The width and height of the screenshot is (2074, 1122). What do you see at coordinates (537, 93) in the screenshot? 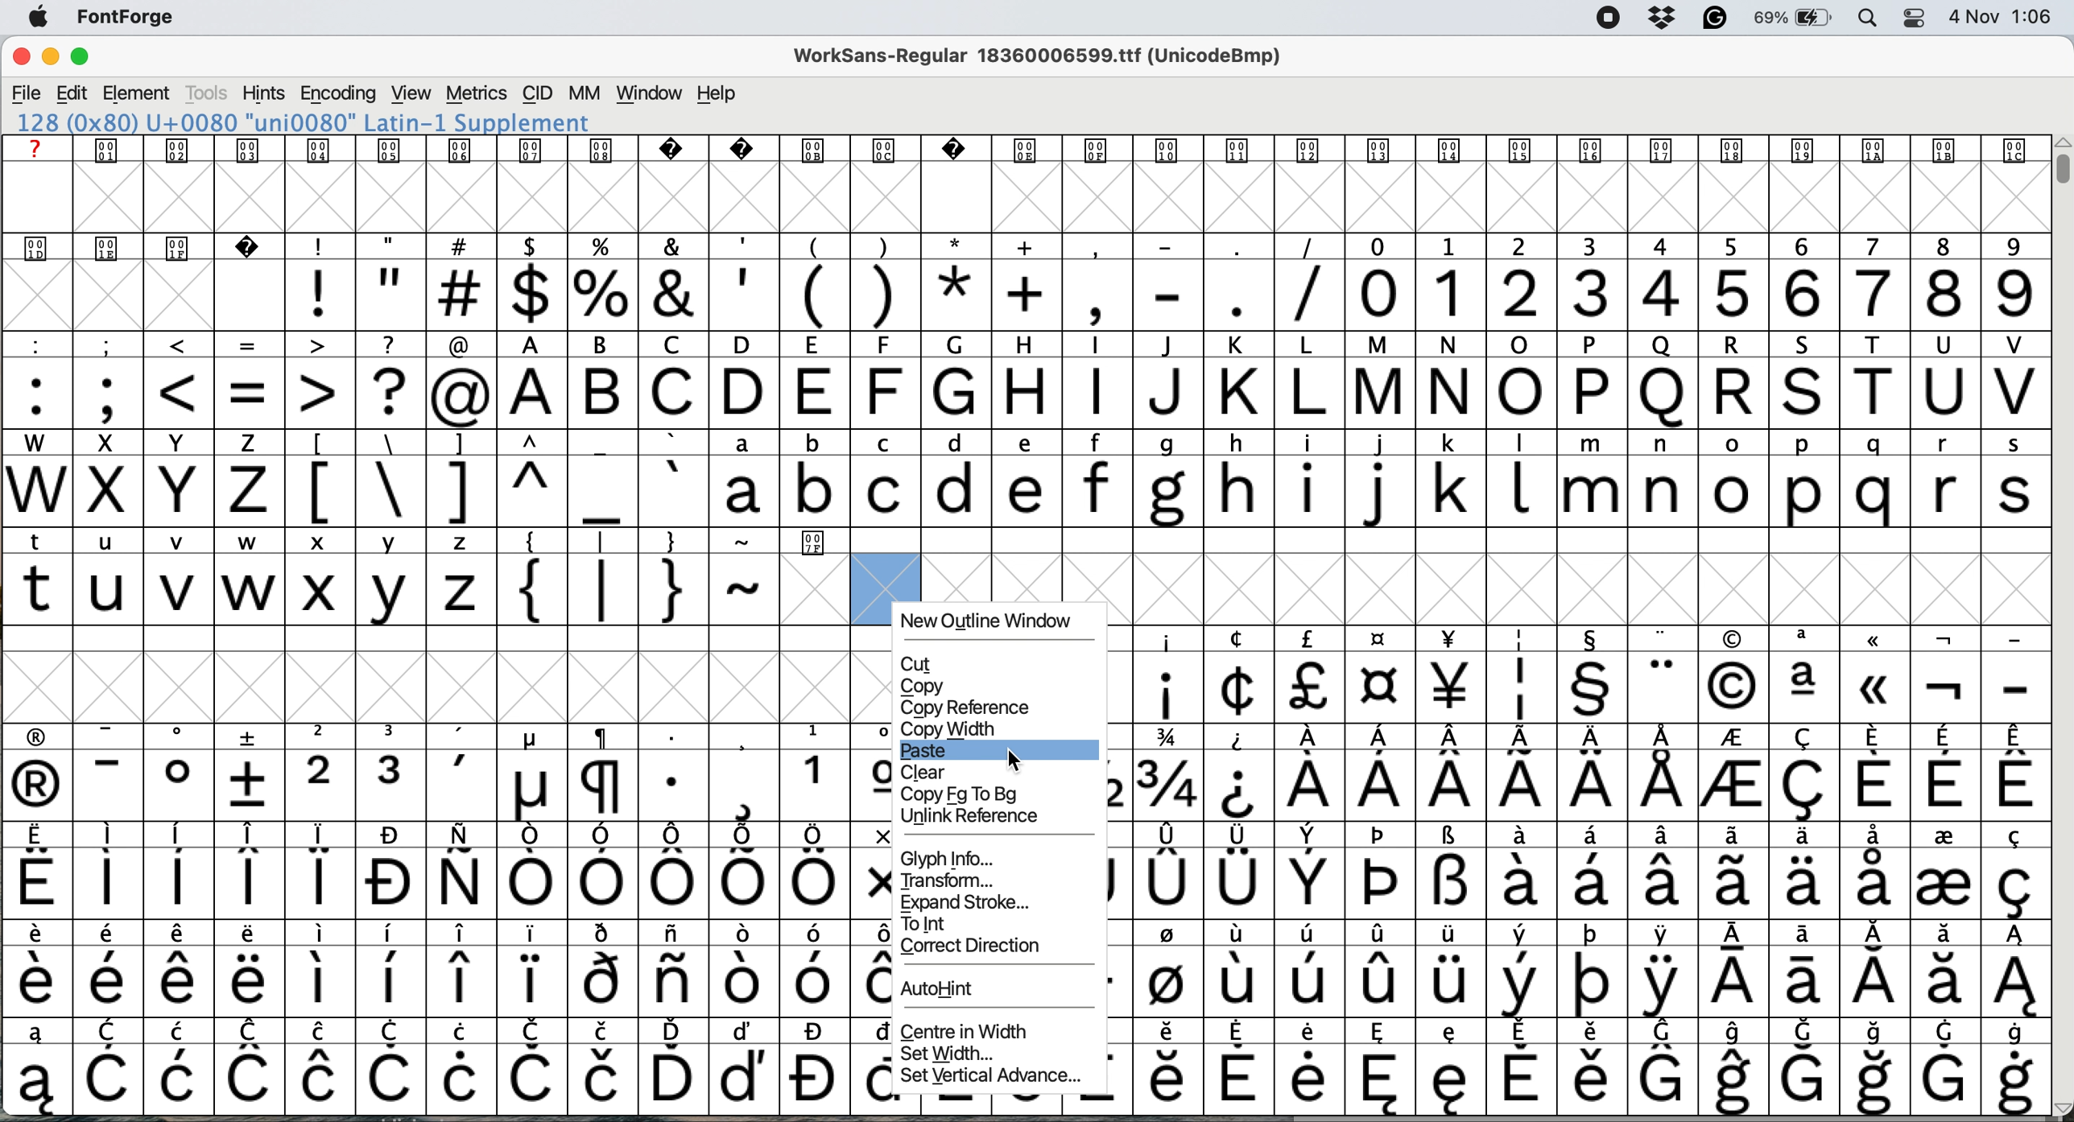
I see `cid` at bounding box center [537, 93].